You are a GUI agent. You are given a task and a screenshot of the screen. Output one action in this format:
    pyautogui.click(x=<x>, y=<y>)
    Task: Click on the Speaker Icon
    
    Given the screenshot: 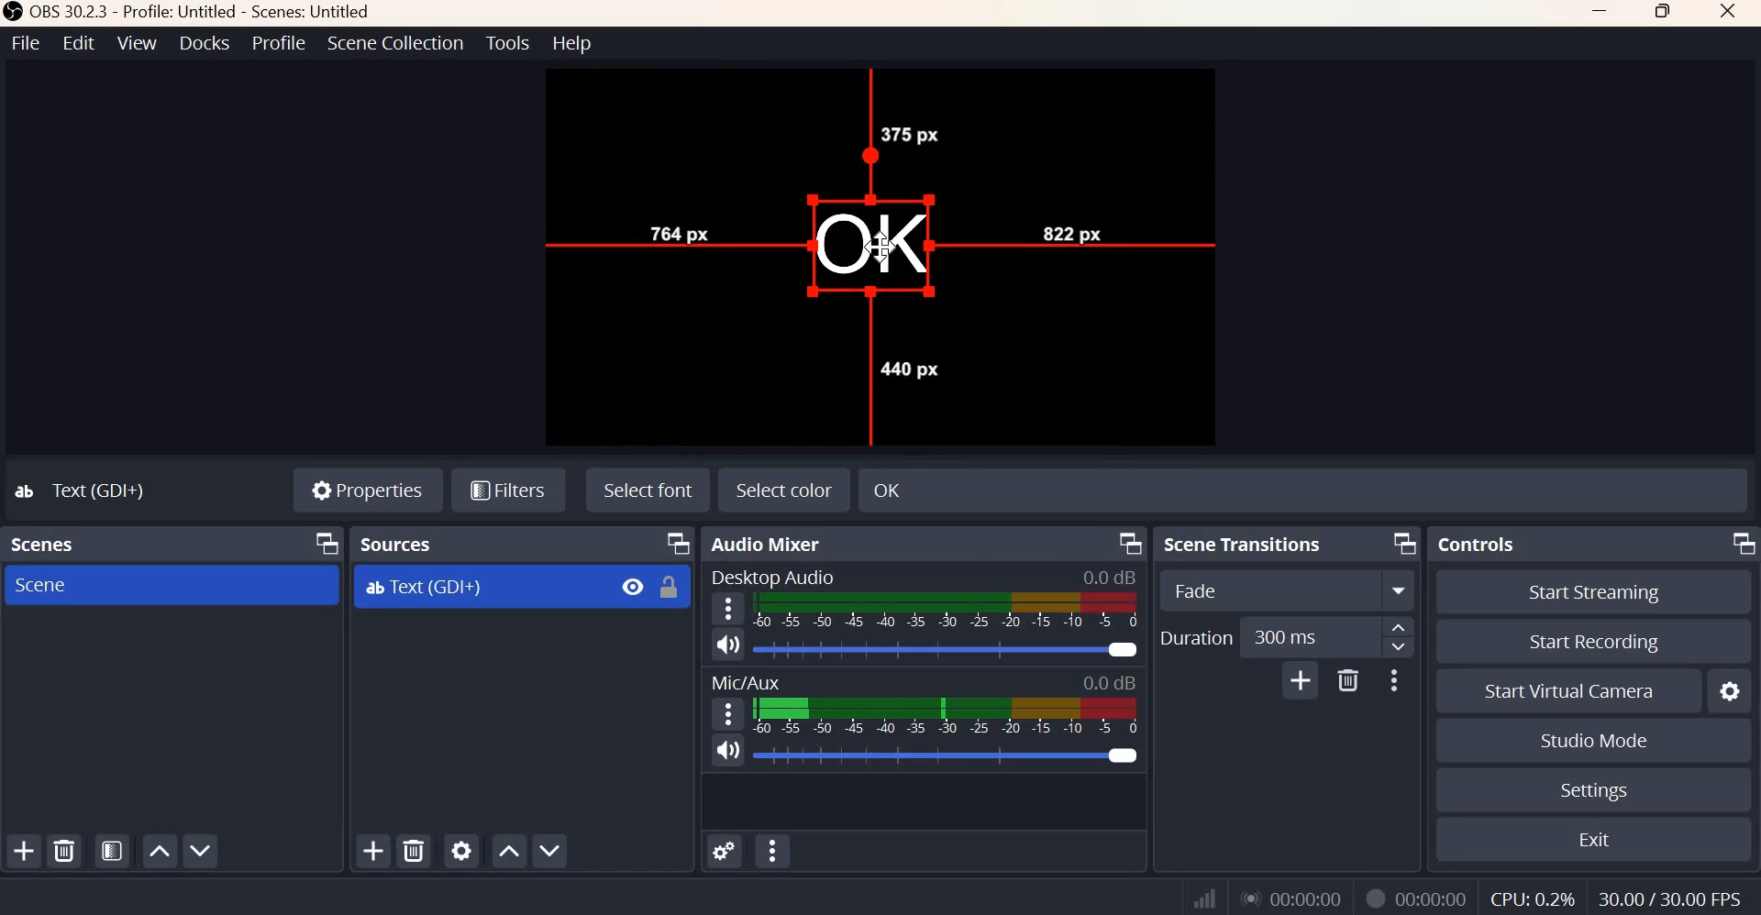 What is the action you would take?
    pyautogui.click(x=726, y=750)
    